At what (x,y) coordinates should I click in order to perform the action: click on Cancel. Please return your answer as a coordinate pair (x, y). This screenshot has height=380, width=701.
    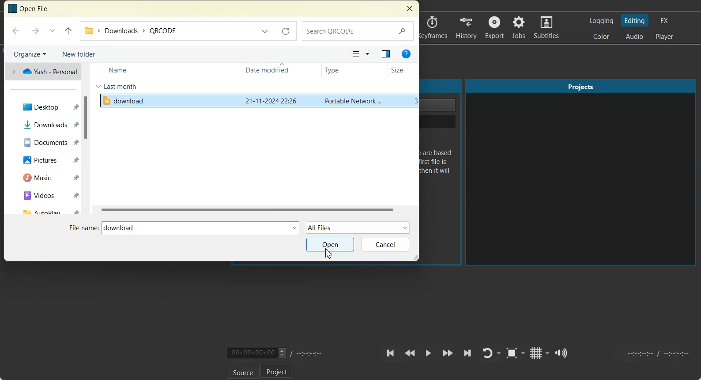
    Looking at the image, I should click on (386, 245).